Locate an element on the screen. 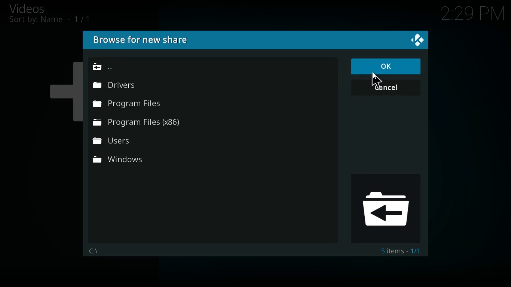  users is located at coordinates (135, 141).